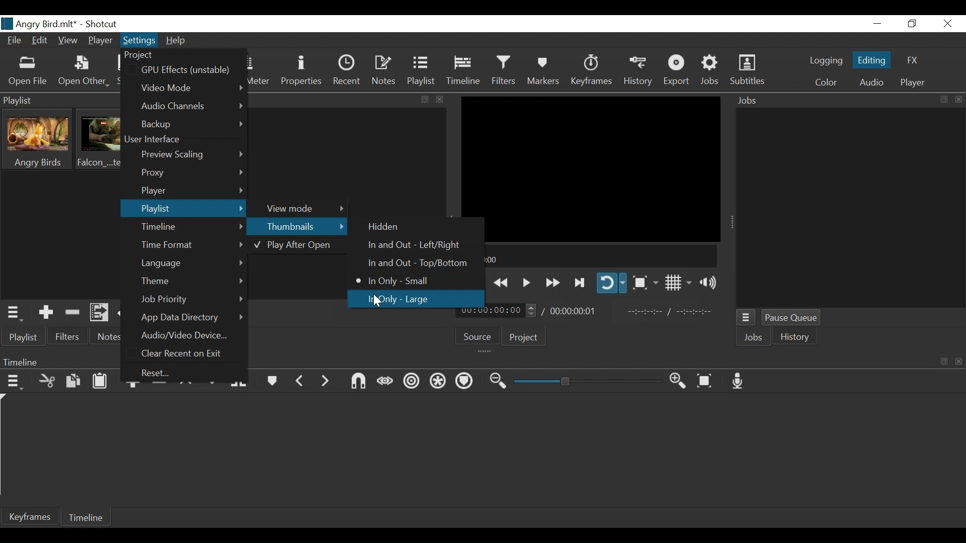  I want to click on In point, so click(671, 313).